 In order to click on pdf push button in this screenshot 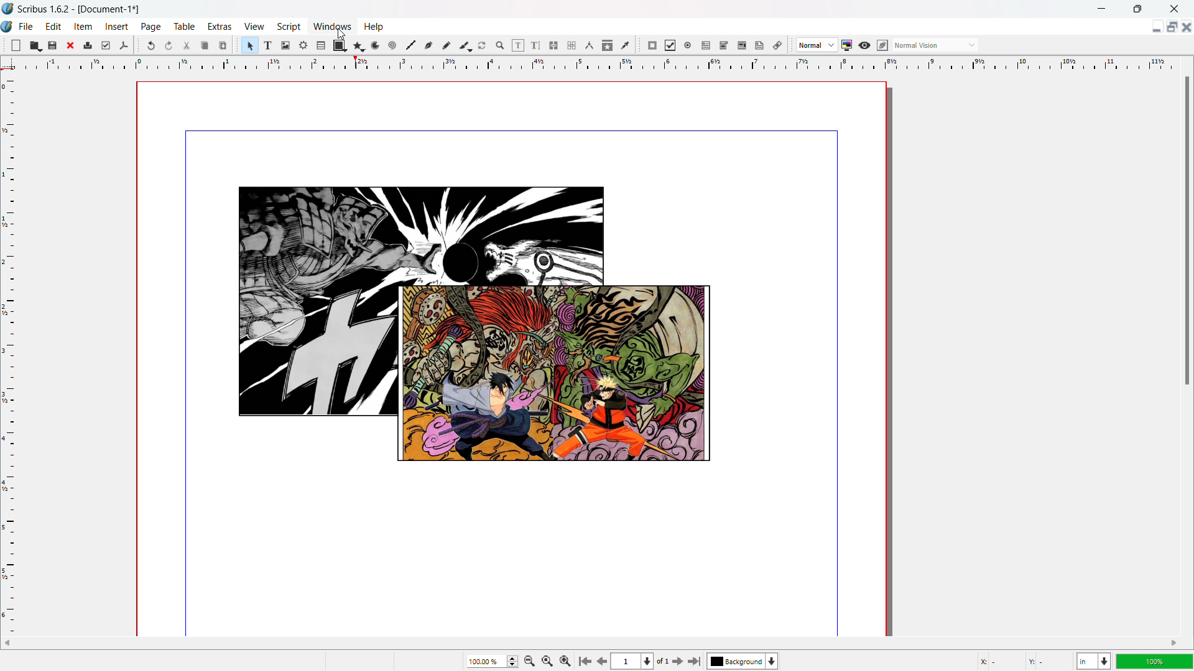, I will do `click(652, 45)`.